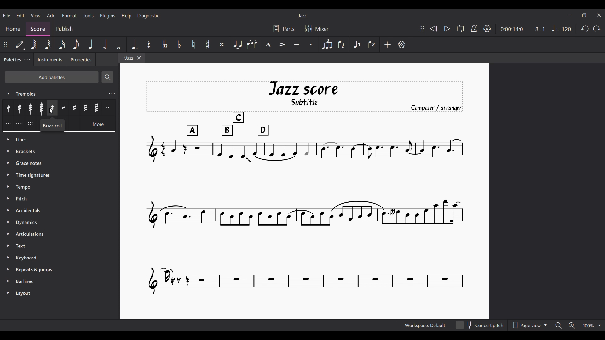  Describe the element at coordinates (60, 234) in the screenshot. I see `Articulations` at that location.